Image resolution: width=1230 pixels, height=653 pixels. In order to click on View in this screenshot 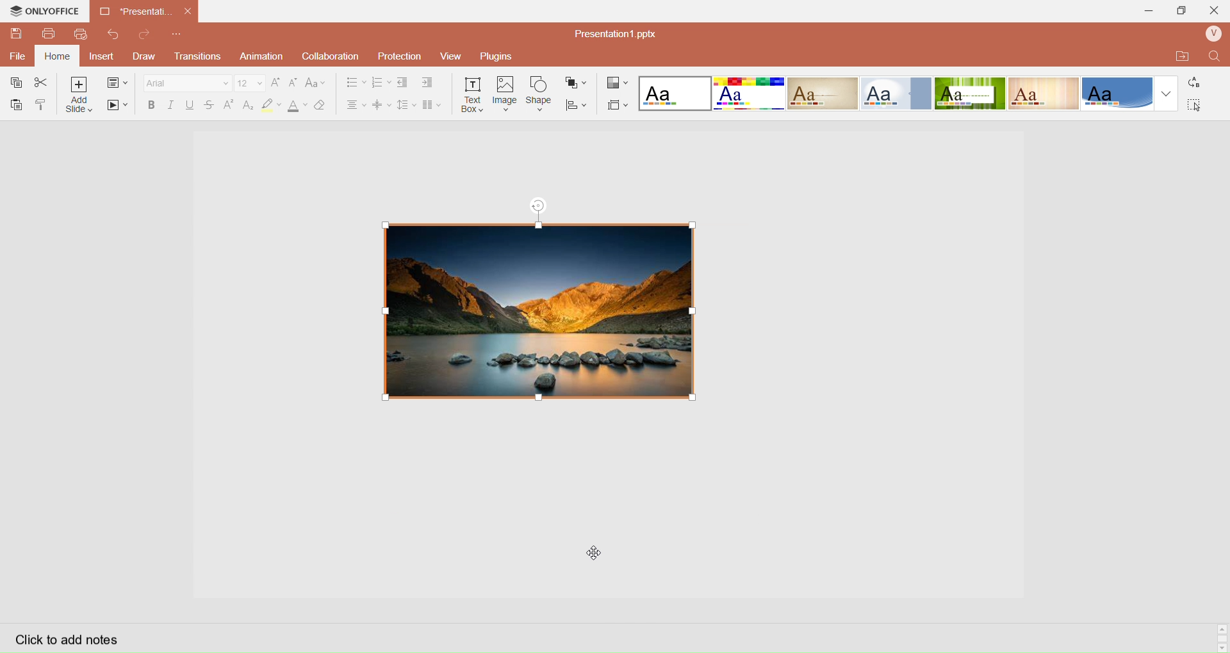, I will do `click(452, 57)`.